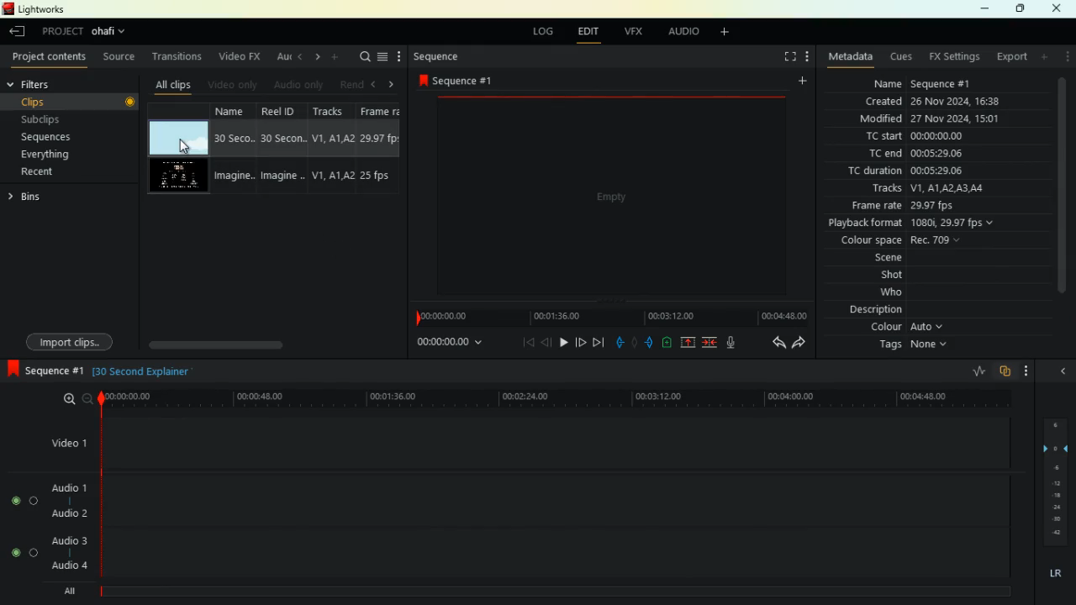 This screenshot has width=1076, height=605. What do you see at coordinates (365, 58) in the screenshot?
I see `search` at bounding box center [365, 58].